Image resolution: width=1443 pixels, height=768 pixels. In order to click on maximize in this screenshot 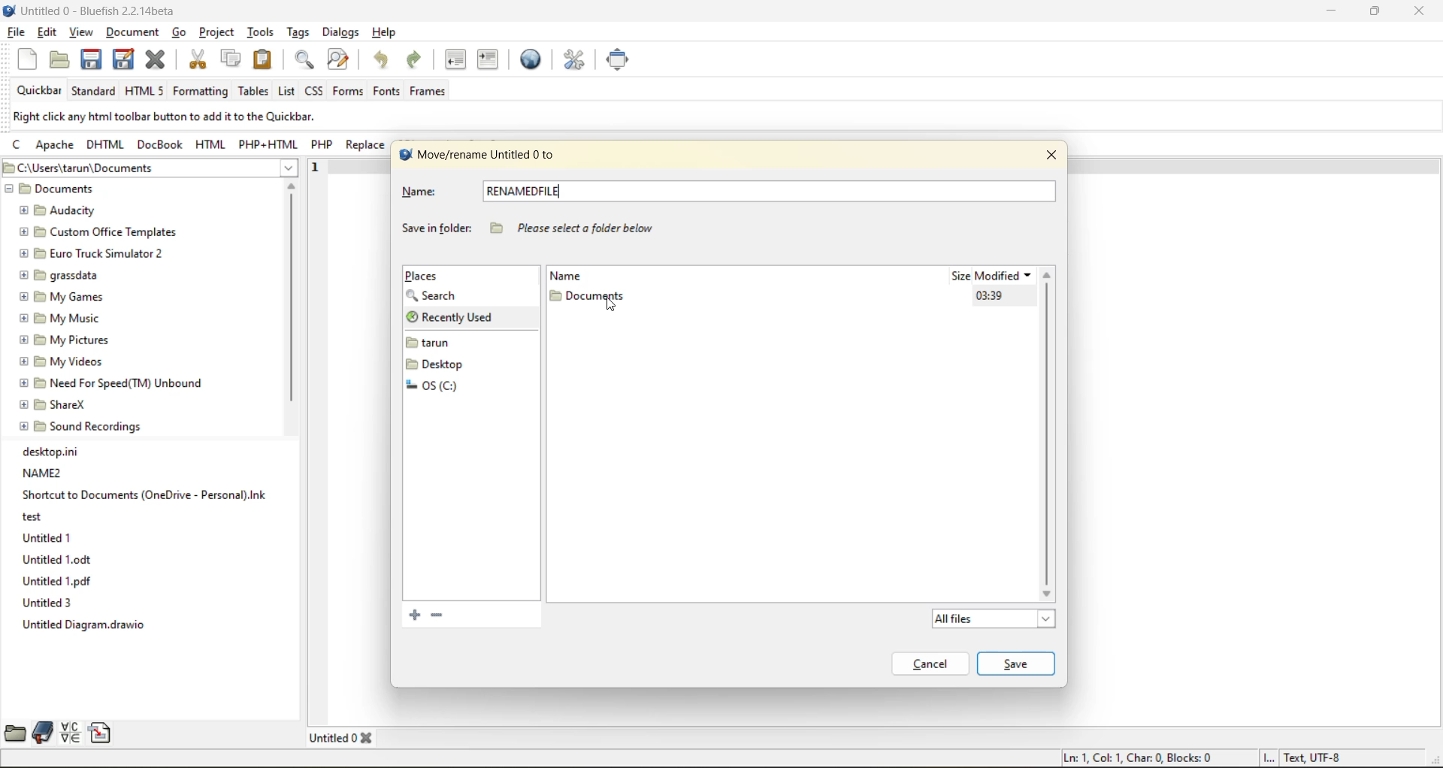, I will do `click(1379, 13)`.